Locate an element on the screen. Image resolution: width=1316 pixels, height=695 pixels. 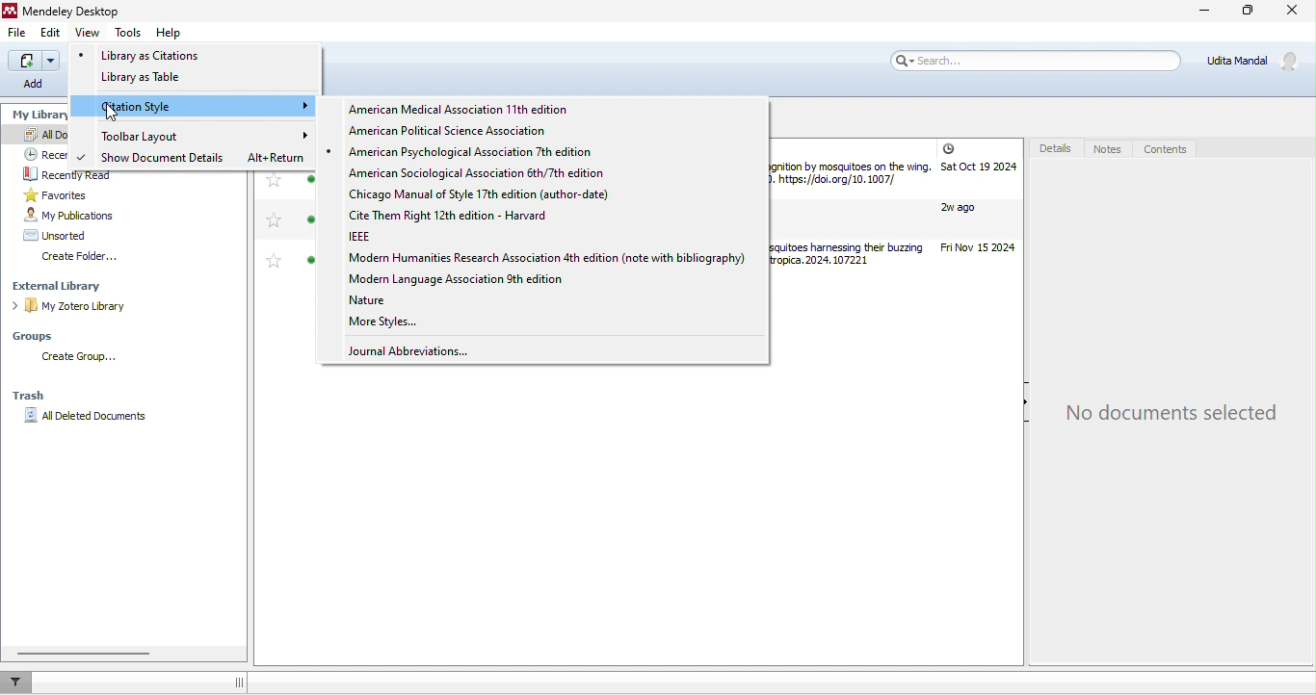
details is located at coordinates (1053, 150).